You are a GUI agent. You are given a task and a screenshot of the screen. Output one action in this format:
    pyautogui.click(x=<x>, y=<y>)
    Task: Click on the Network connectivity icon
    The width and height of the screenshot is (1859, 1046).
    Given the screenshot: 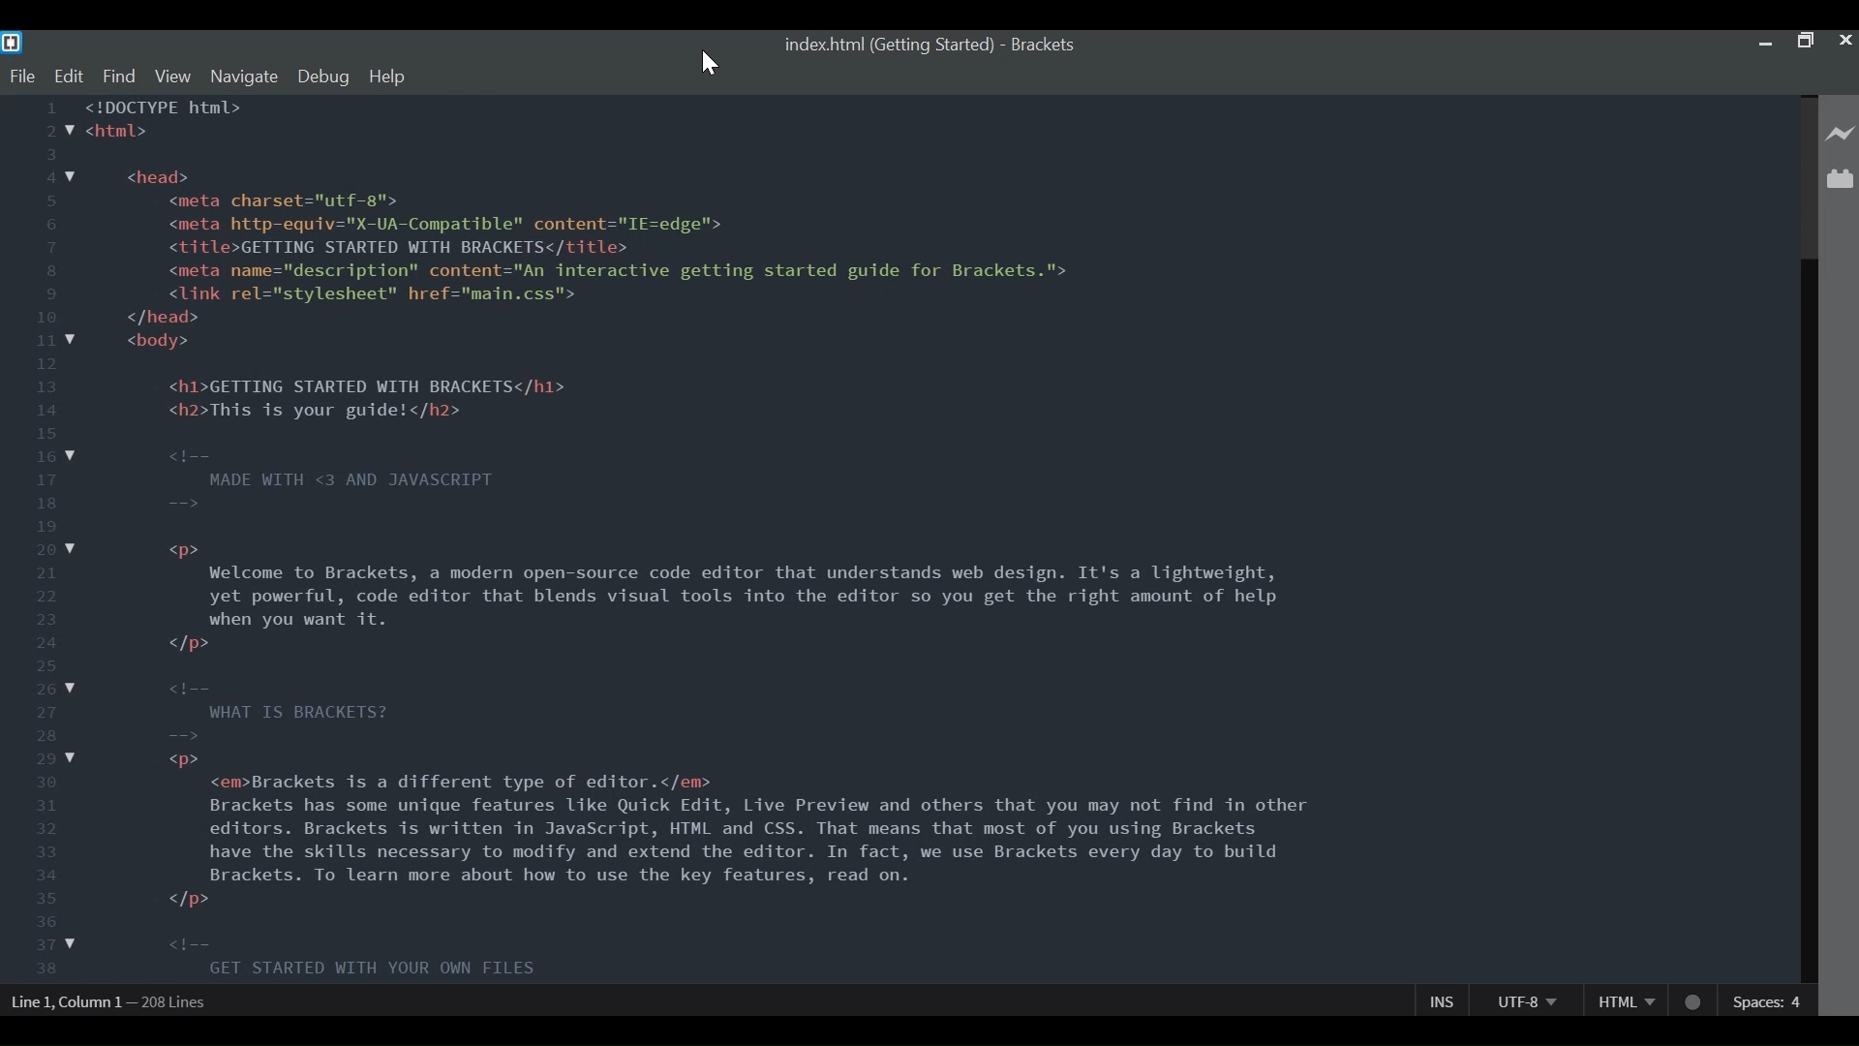 What is the action you would take?
    pyautogui.click(x=1691, y=999)
    